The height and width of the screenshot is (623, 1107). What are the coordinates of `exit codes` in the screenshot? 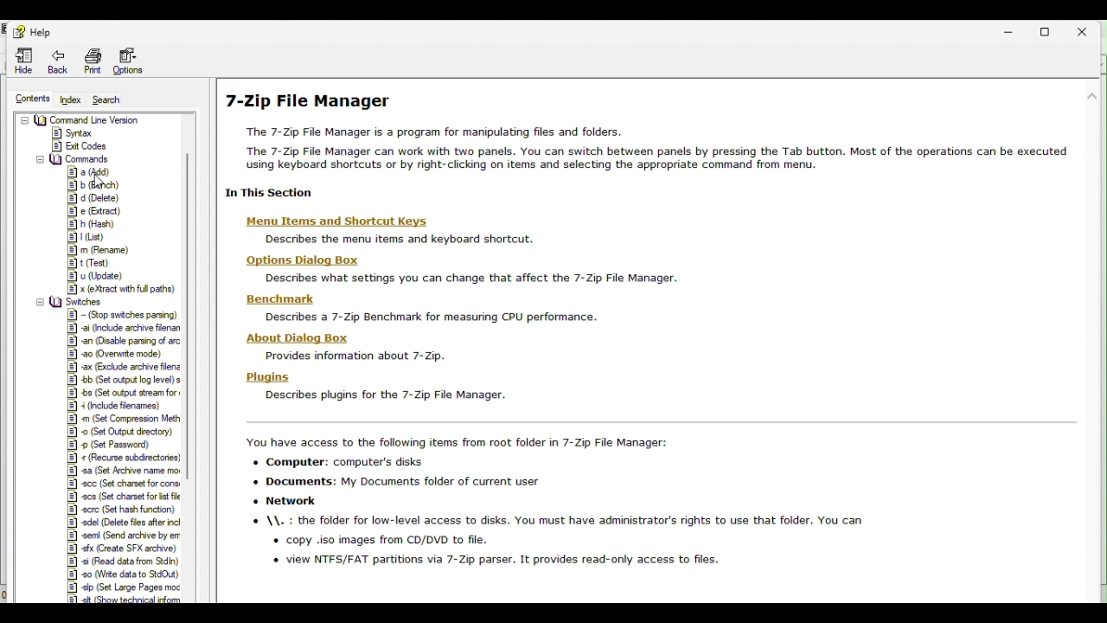 It's located at (79, 145).